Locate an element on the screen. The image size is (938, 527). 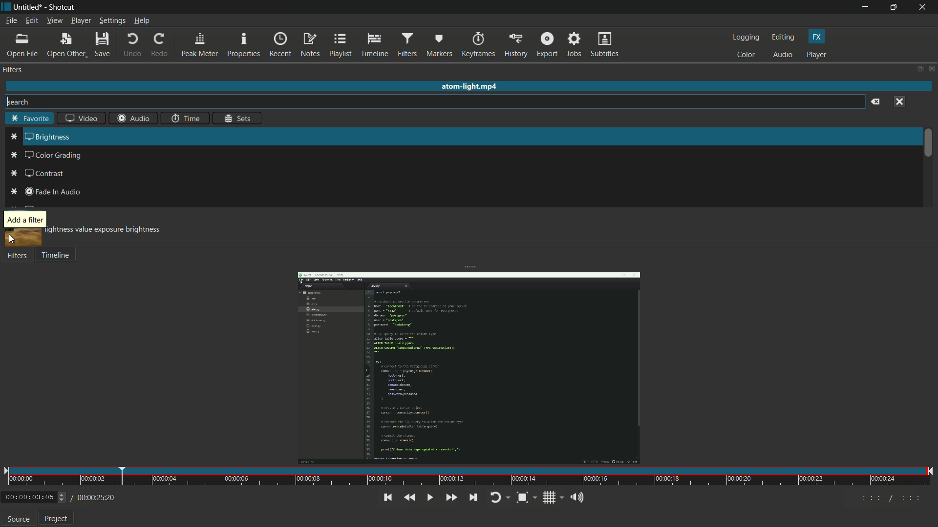
save is located at coordinates (103, 45).